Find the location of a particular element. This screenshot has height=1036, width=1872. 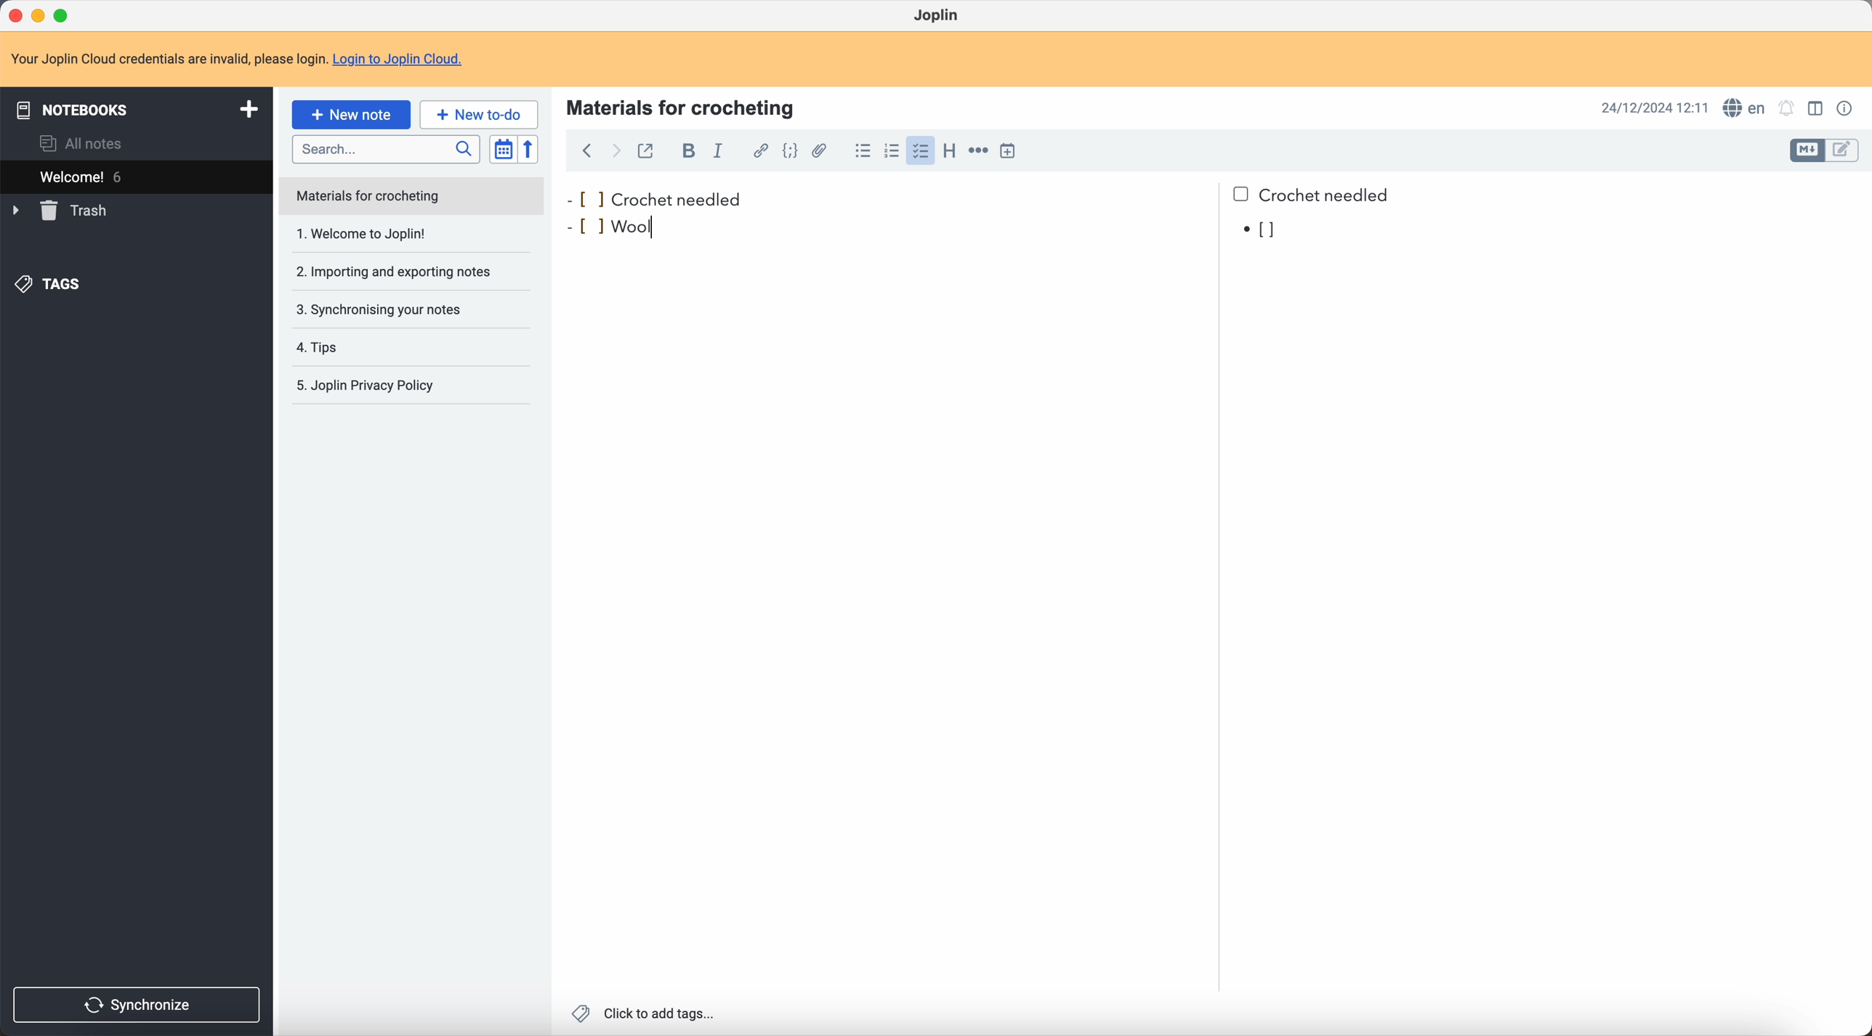

welcome is located at coordinates (136, 175).